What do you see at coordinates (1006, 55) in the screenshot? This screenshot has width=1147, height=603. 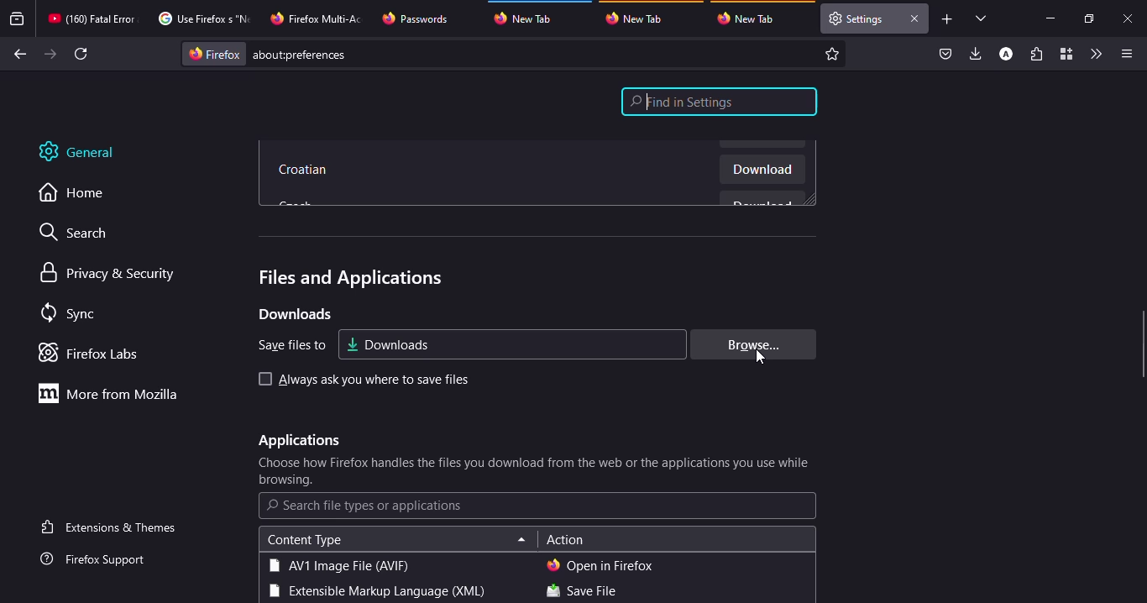 I see `account` at bounding box center [1006, 55].